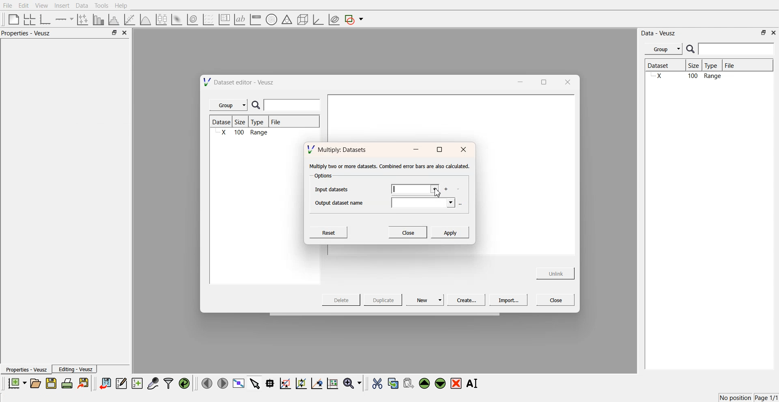  Describe the element at coordinates (708, 77) in the screenshot. I see `X 100 Range` at that location.